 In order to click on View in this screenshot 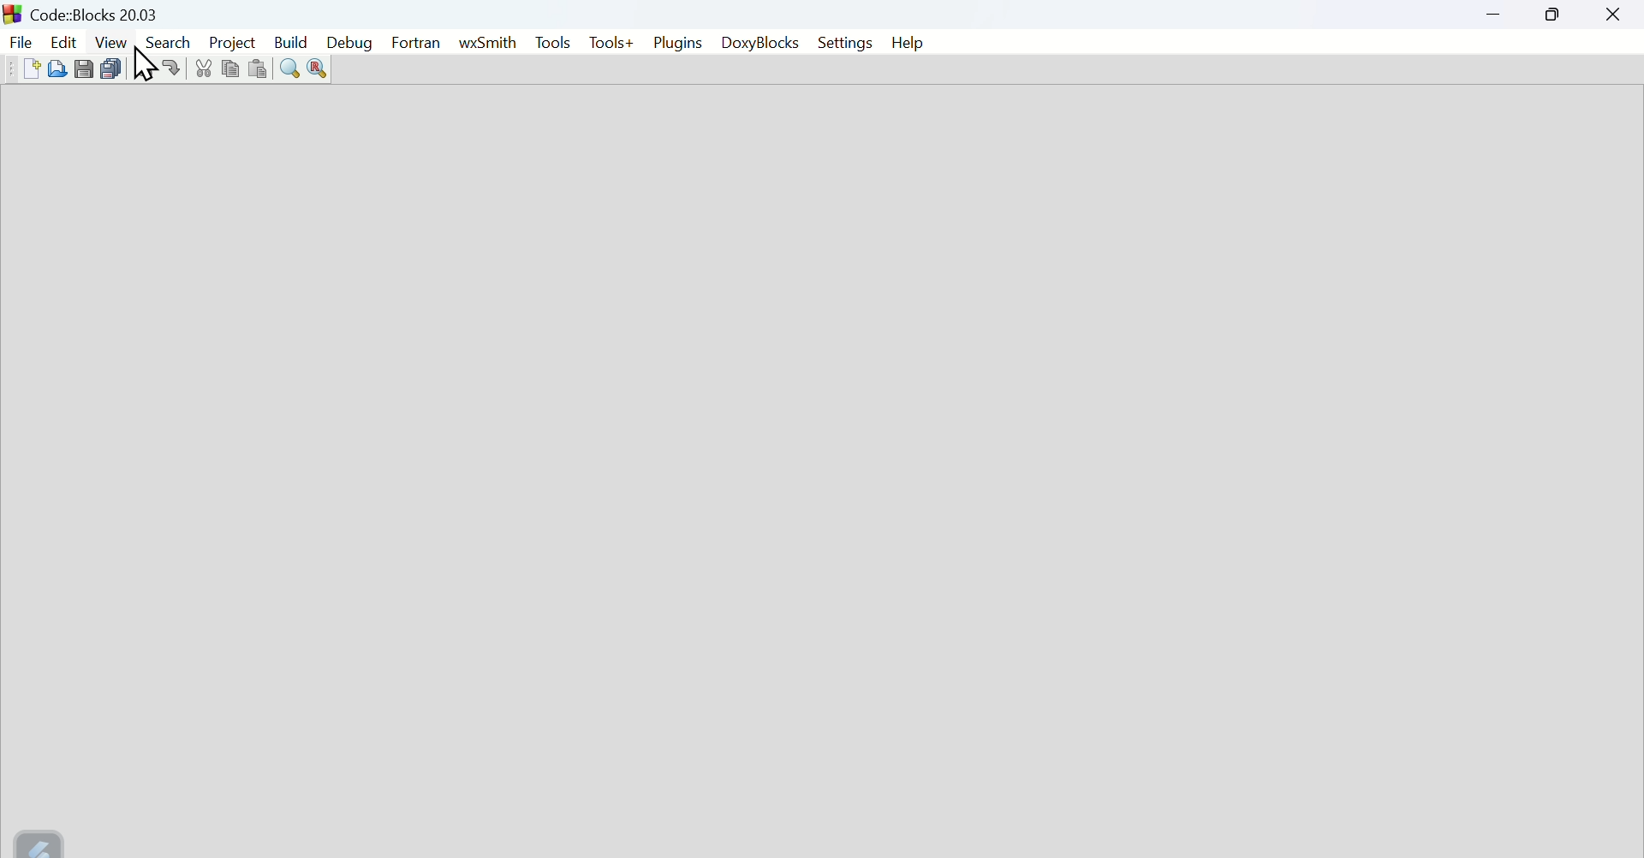, I will do `click(112, 41)`.